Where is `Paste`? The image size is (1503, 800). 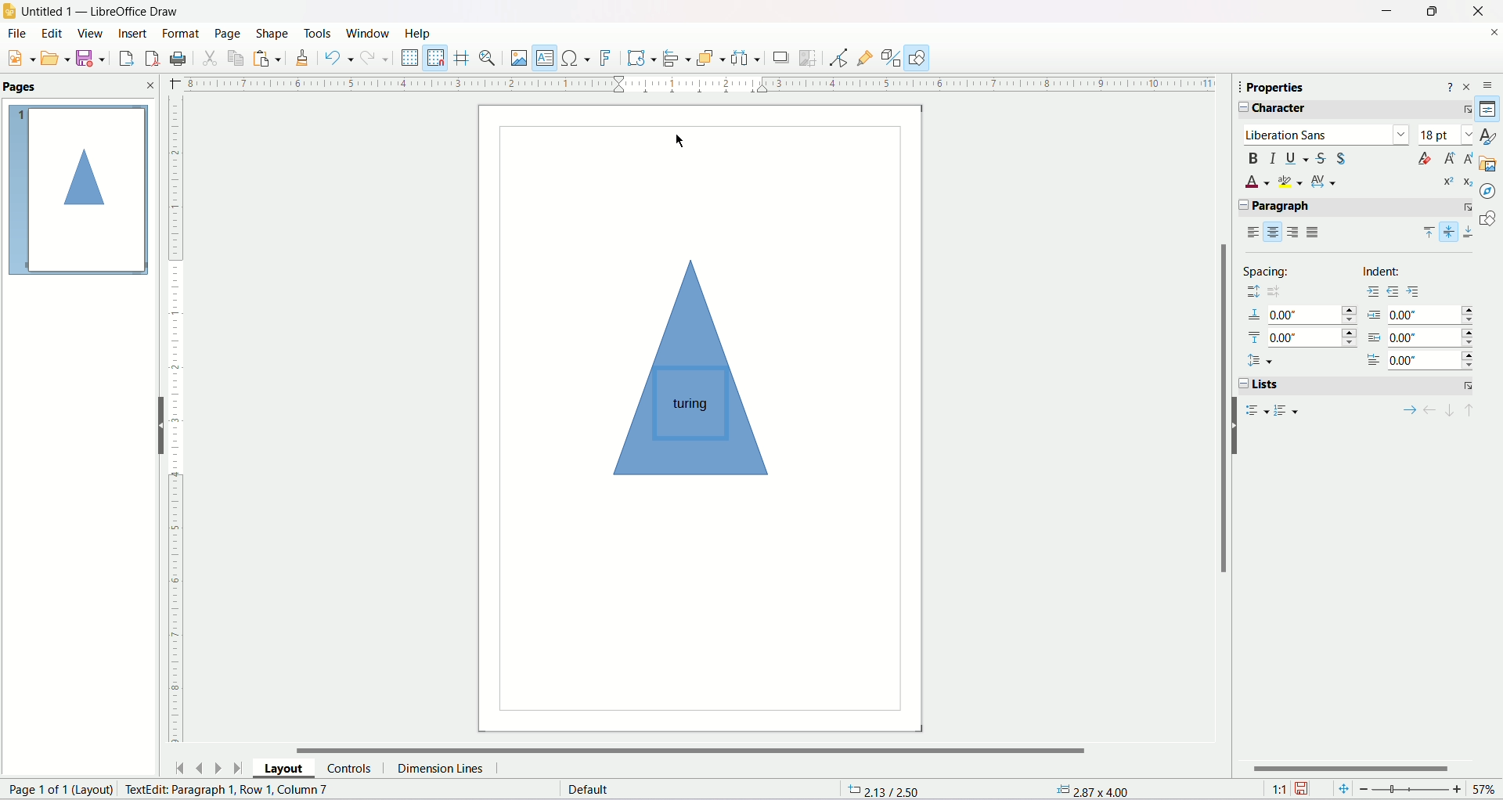
Paste is located at coordinates (268, 57).